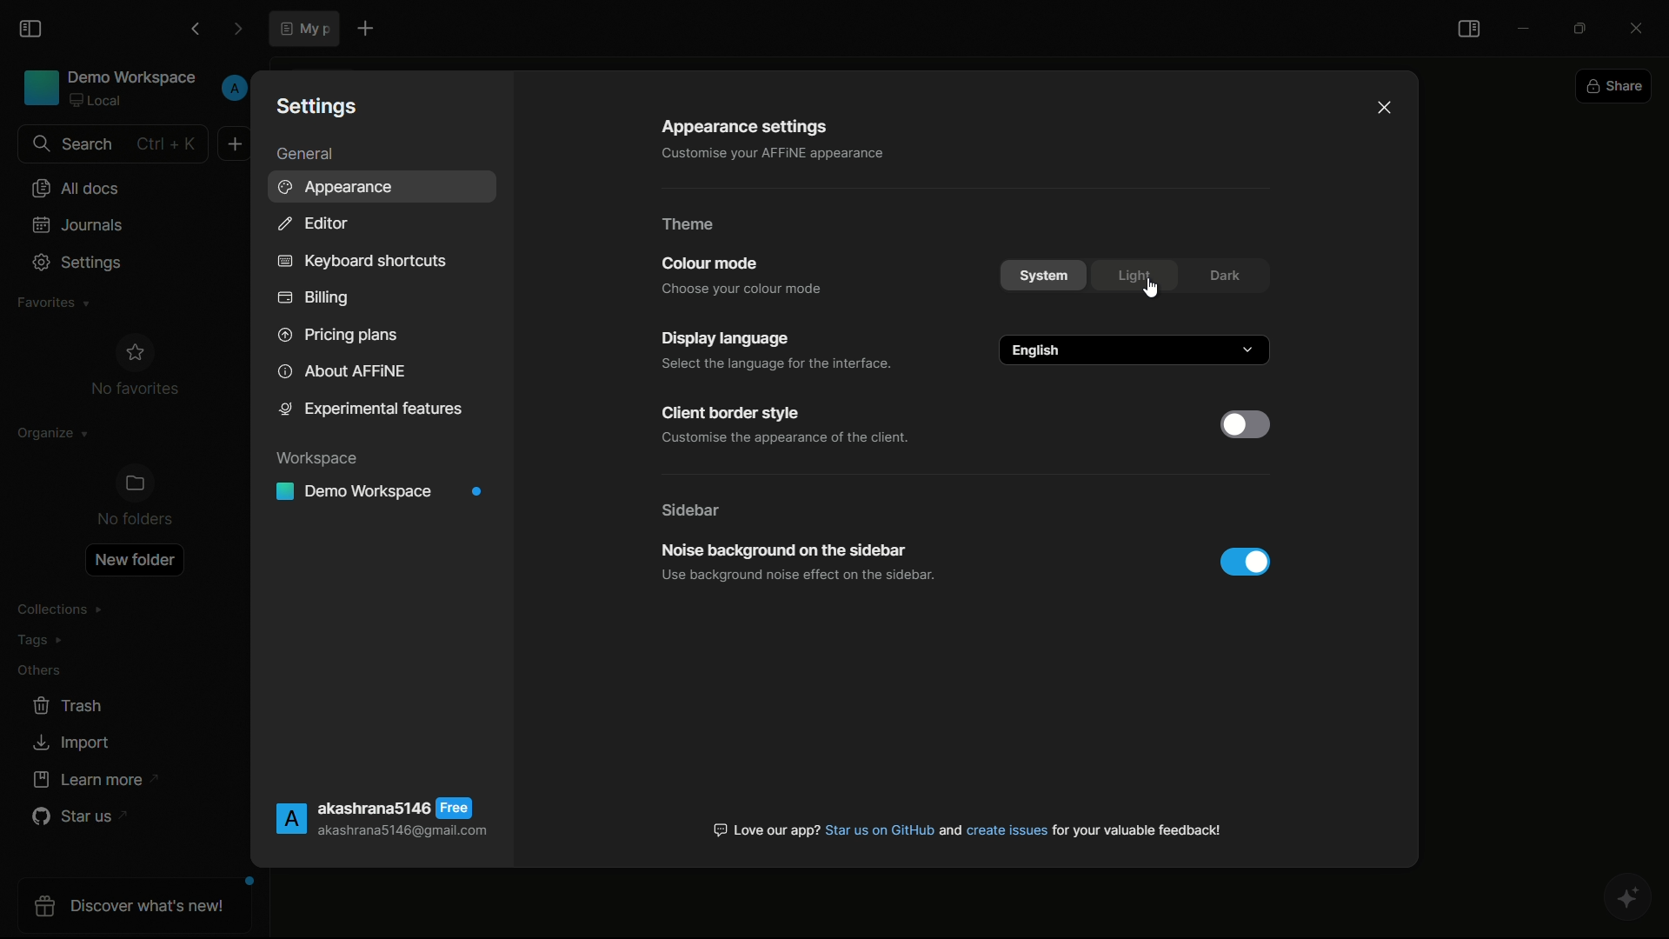 This screenshot has width=1669, height=939. What do you see at coordinates (60, 609) in the screenshot?
I see `collections` at bounding box center [60, 609].